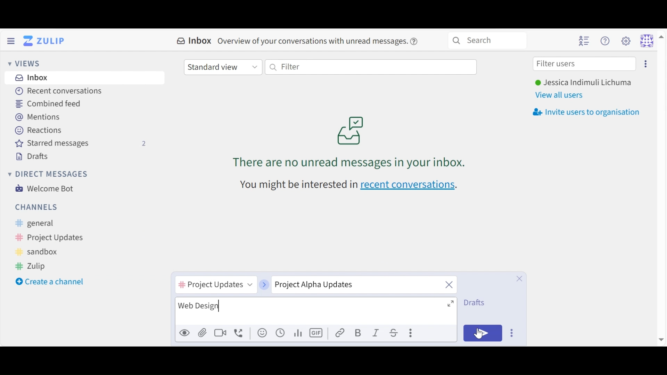  What do you see at coordinates (411, 333) in the screenshot?
I see `Compose actions` at bounding box center [411, 333].